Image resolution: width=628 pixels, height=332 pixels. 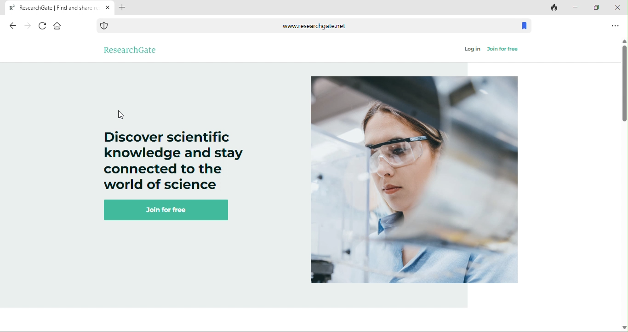 I want to click on option, so click(x=615, y=26).